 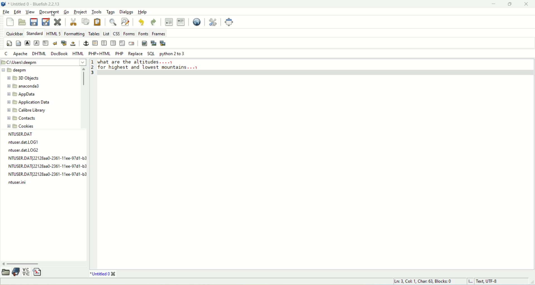 I want to click on HTML, so click(x=78, y=54).